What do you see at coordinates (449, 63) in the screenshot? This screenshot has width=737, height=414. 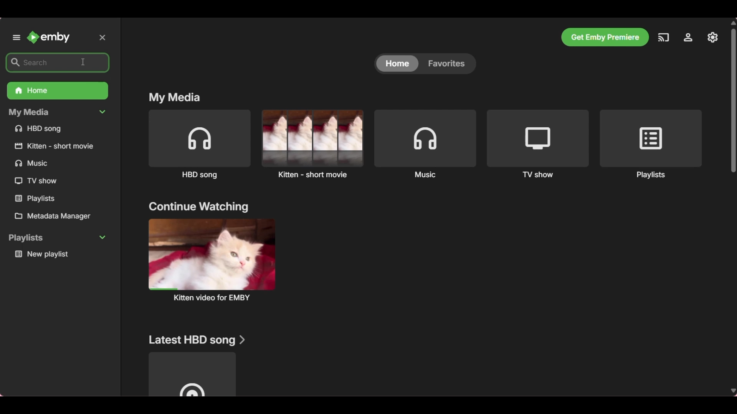 I see `Favorites` at bounding box center [449, 63].